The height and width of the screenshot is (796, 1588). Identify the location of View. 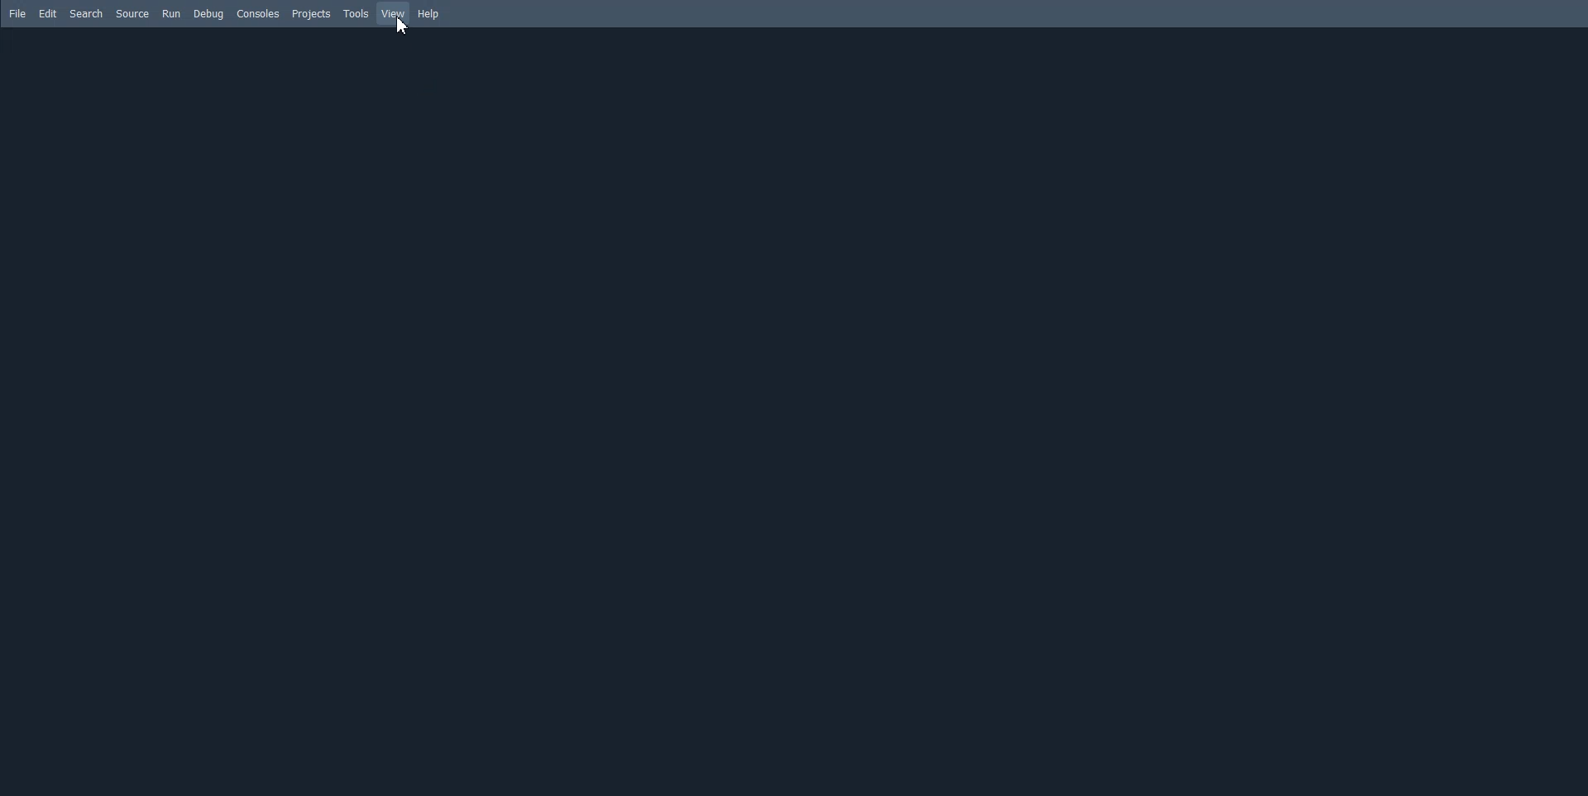
(394, 13).